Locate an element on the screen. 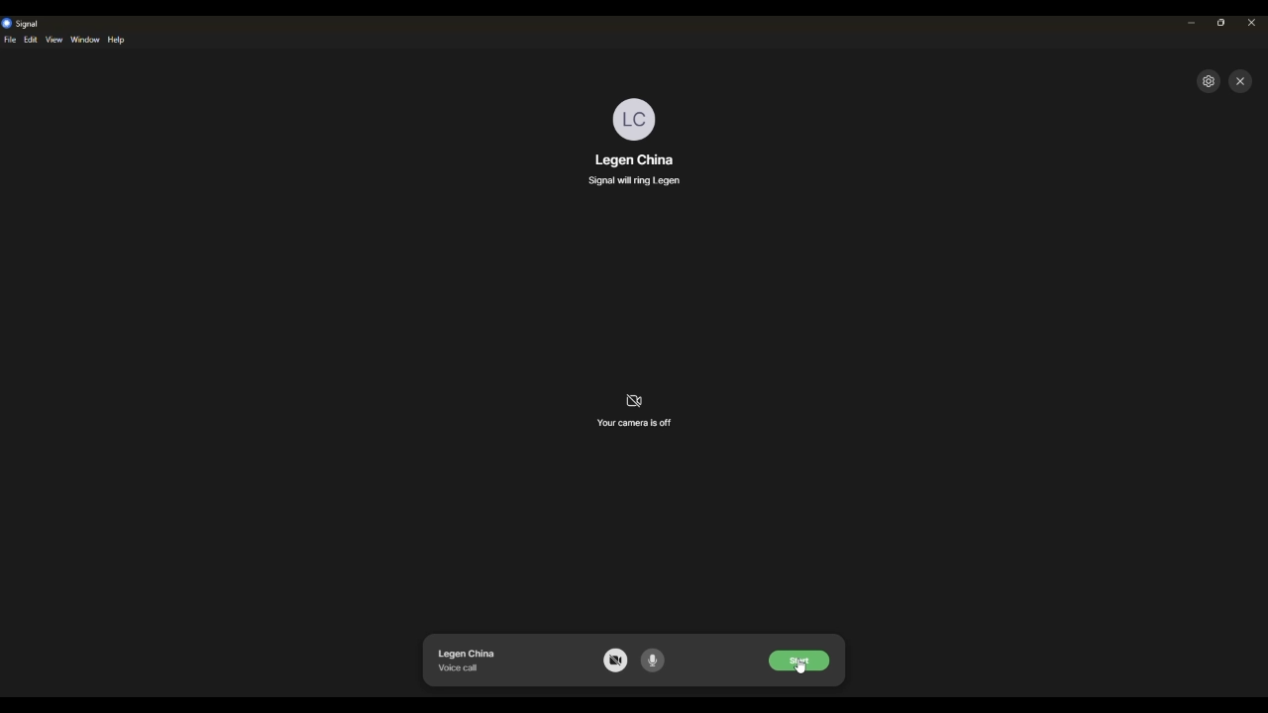  settings is located at coordinates (1210, 81).